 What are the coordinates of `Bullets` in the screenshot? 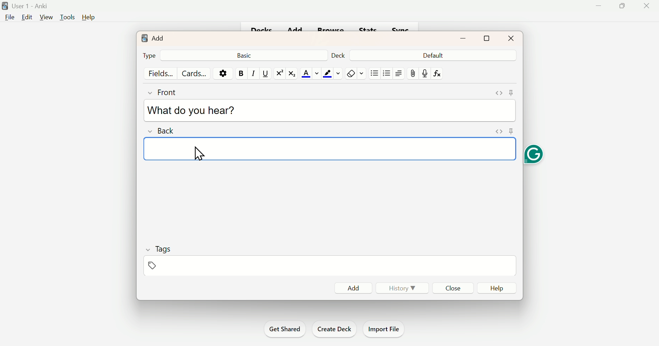 It's located at (375, 73).